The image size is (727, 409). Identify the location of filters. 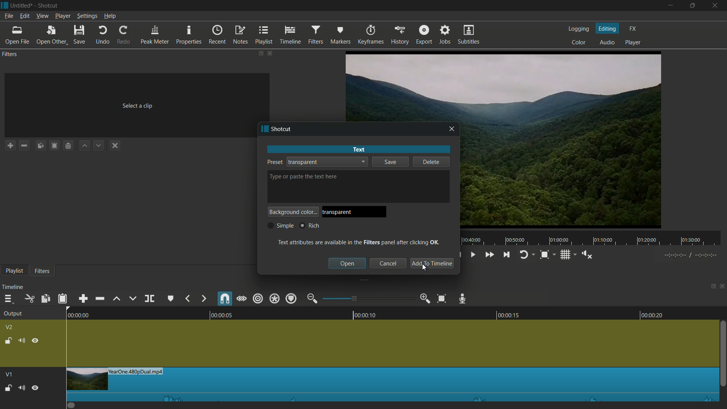
(44, 271).